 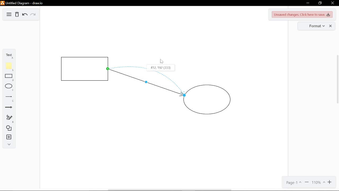 What do you see at coordinates (24, 15) in the screenshot?
I see `Undo` at bounding box center [24, 15].